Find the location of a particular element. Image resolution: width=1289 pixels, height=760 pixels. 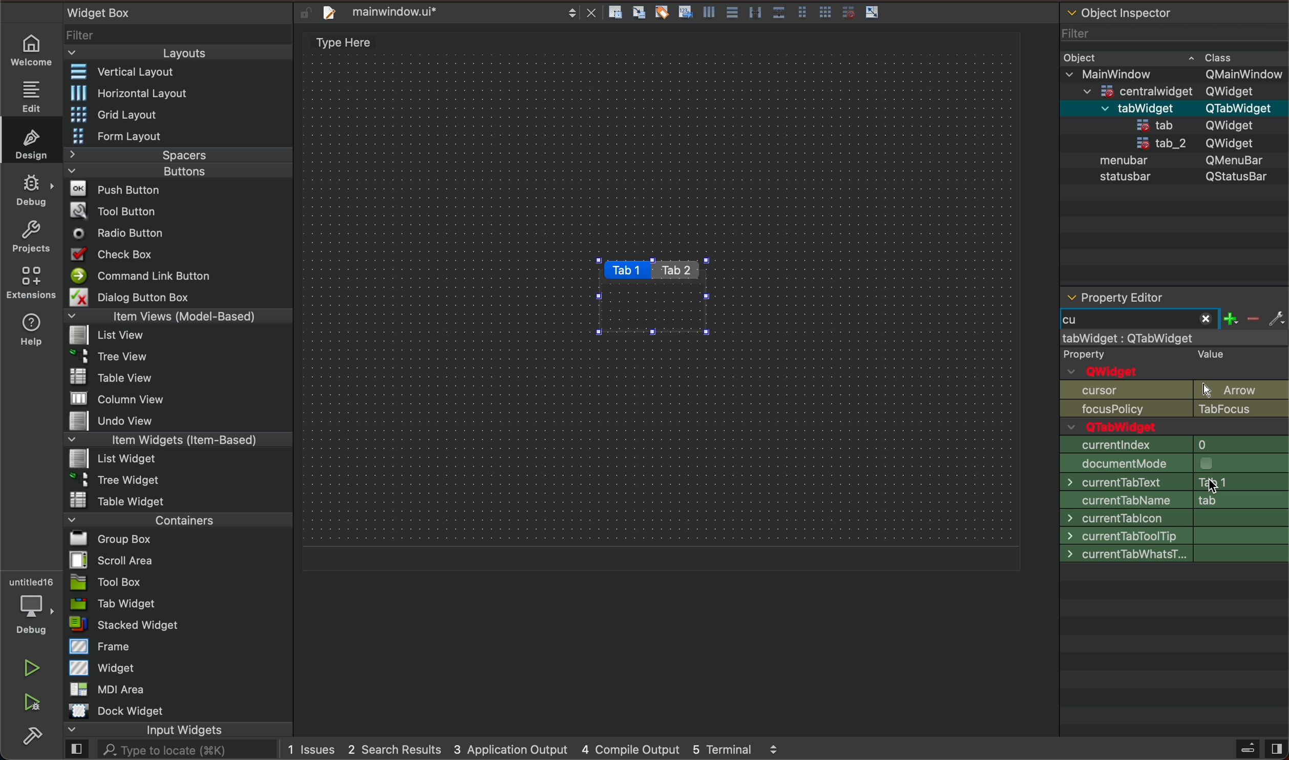

object inspector is located at coordinates (1174, 15).